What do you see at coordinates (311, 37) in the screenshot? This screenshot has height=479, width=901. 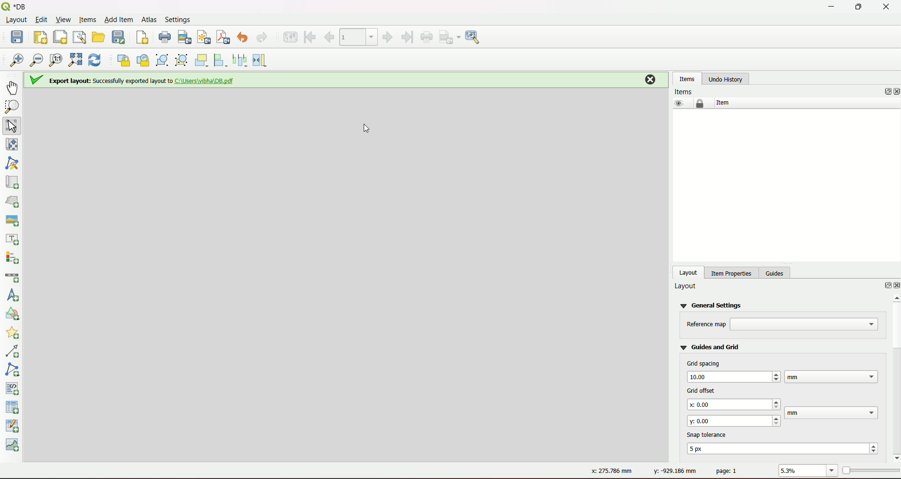 I see `first feature` at bounding box center [311, 37].